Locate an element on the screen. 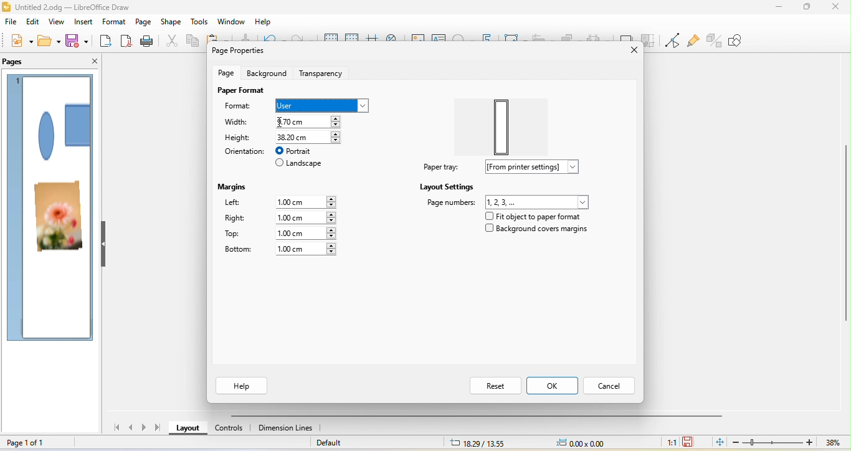 The height and width of the screenshot is (451, 851). shape is located at coordinates (173, 22).